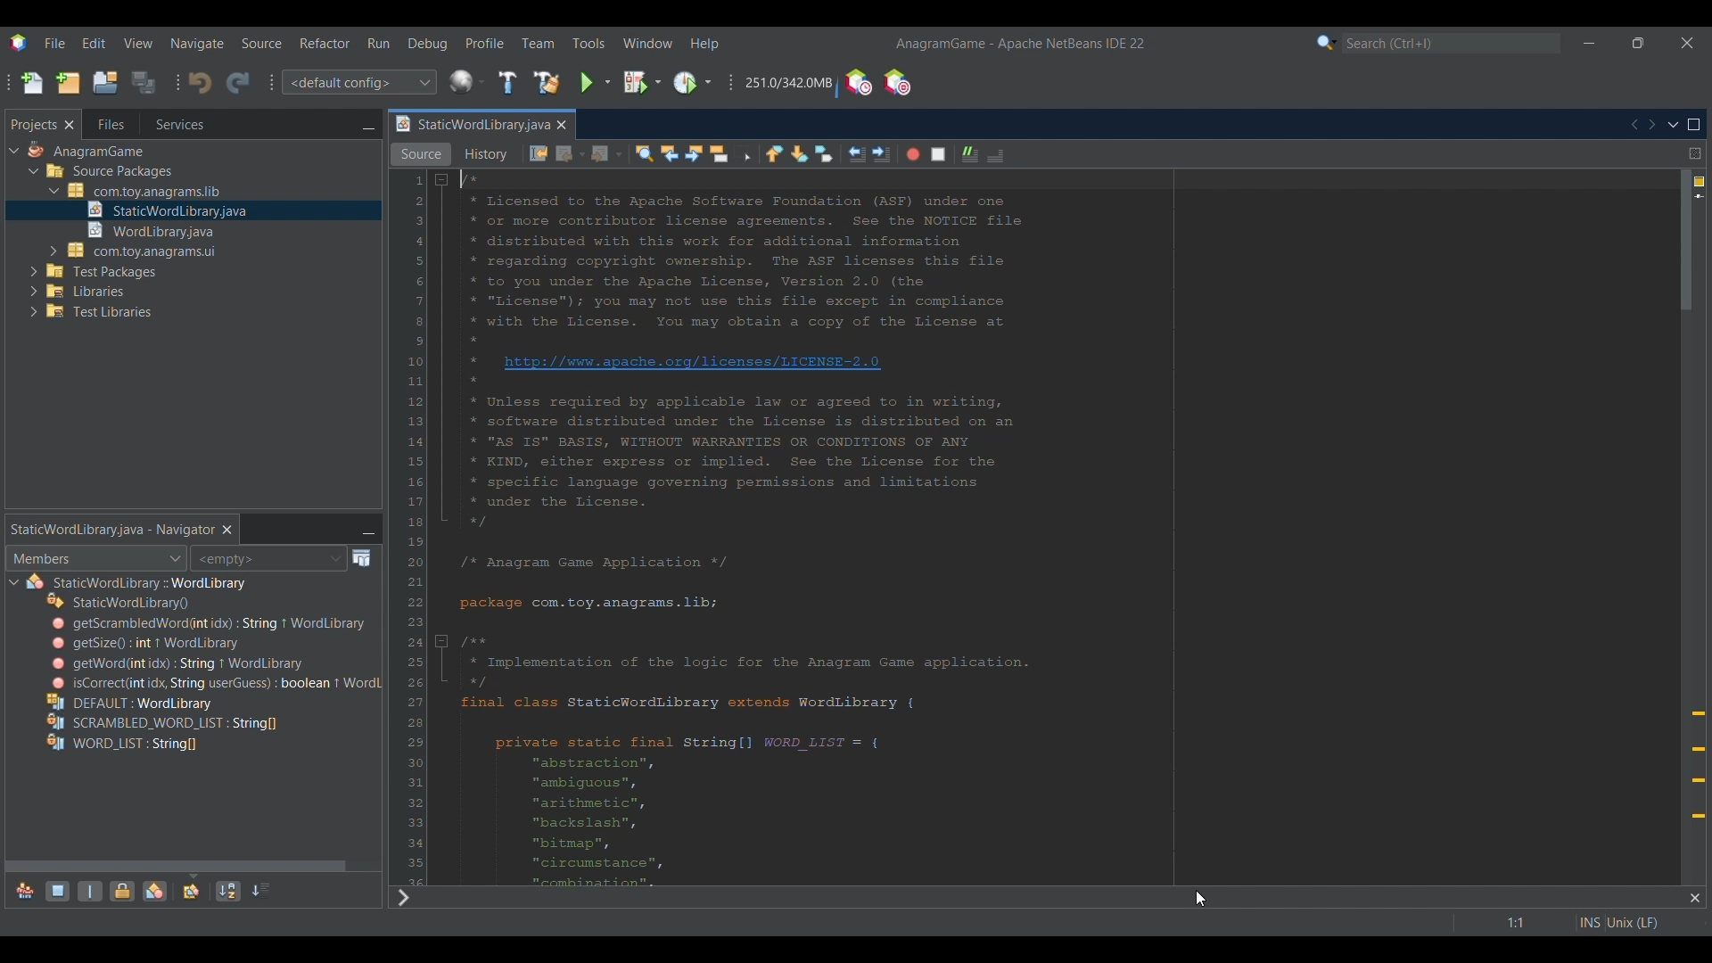 The image size is (1712, 963). I want to click on Select project configuration or Customize, so click(359, 82).